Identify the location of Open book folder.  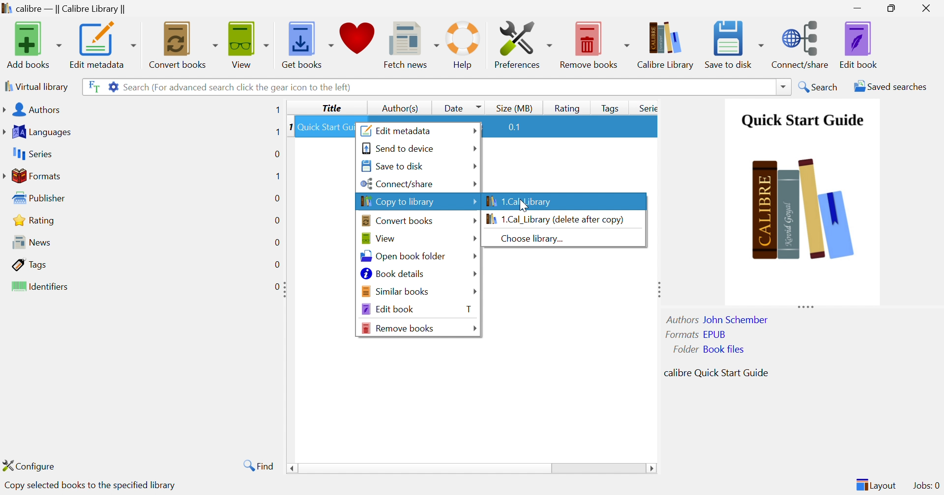
(403, 255).